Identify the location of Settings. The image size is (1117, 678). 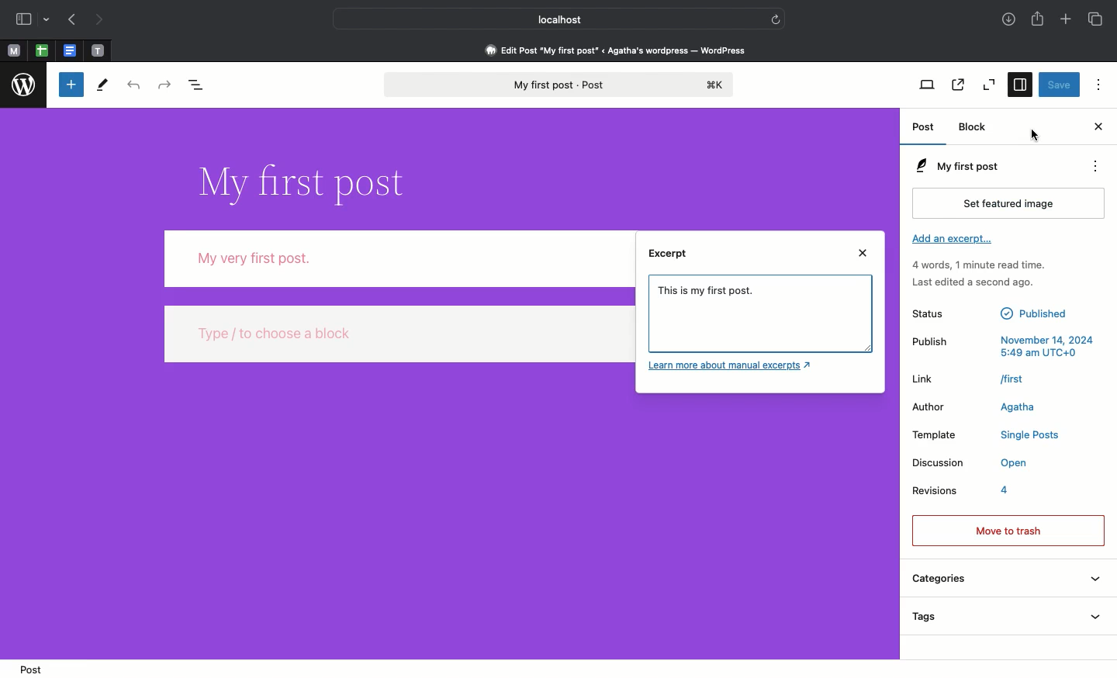
(1022, 85).